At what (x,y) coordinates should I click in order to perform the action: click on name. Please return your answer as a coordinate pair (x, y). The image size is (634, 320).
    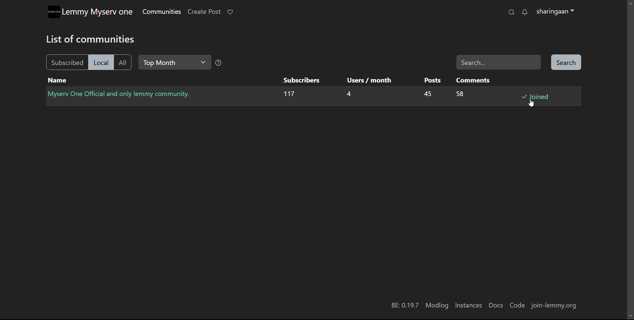
    Looking at the image, I should click on (57, 80).